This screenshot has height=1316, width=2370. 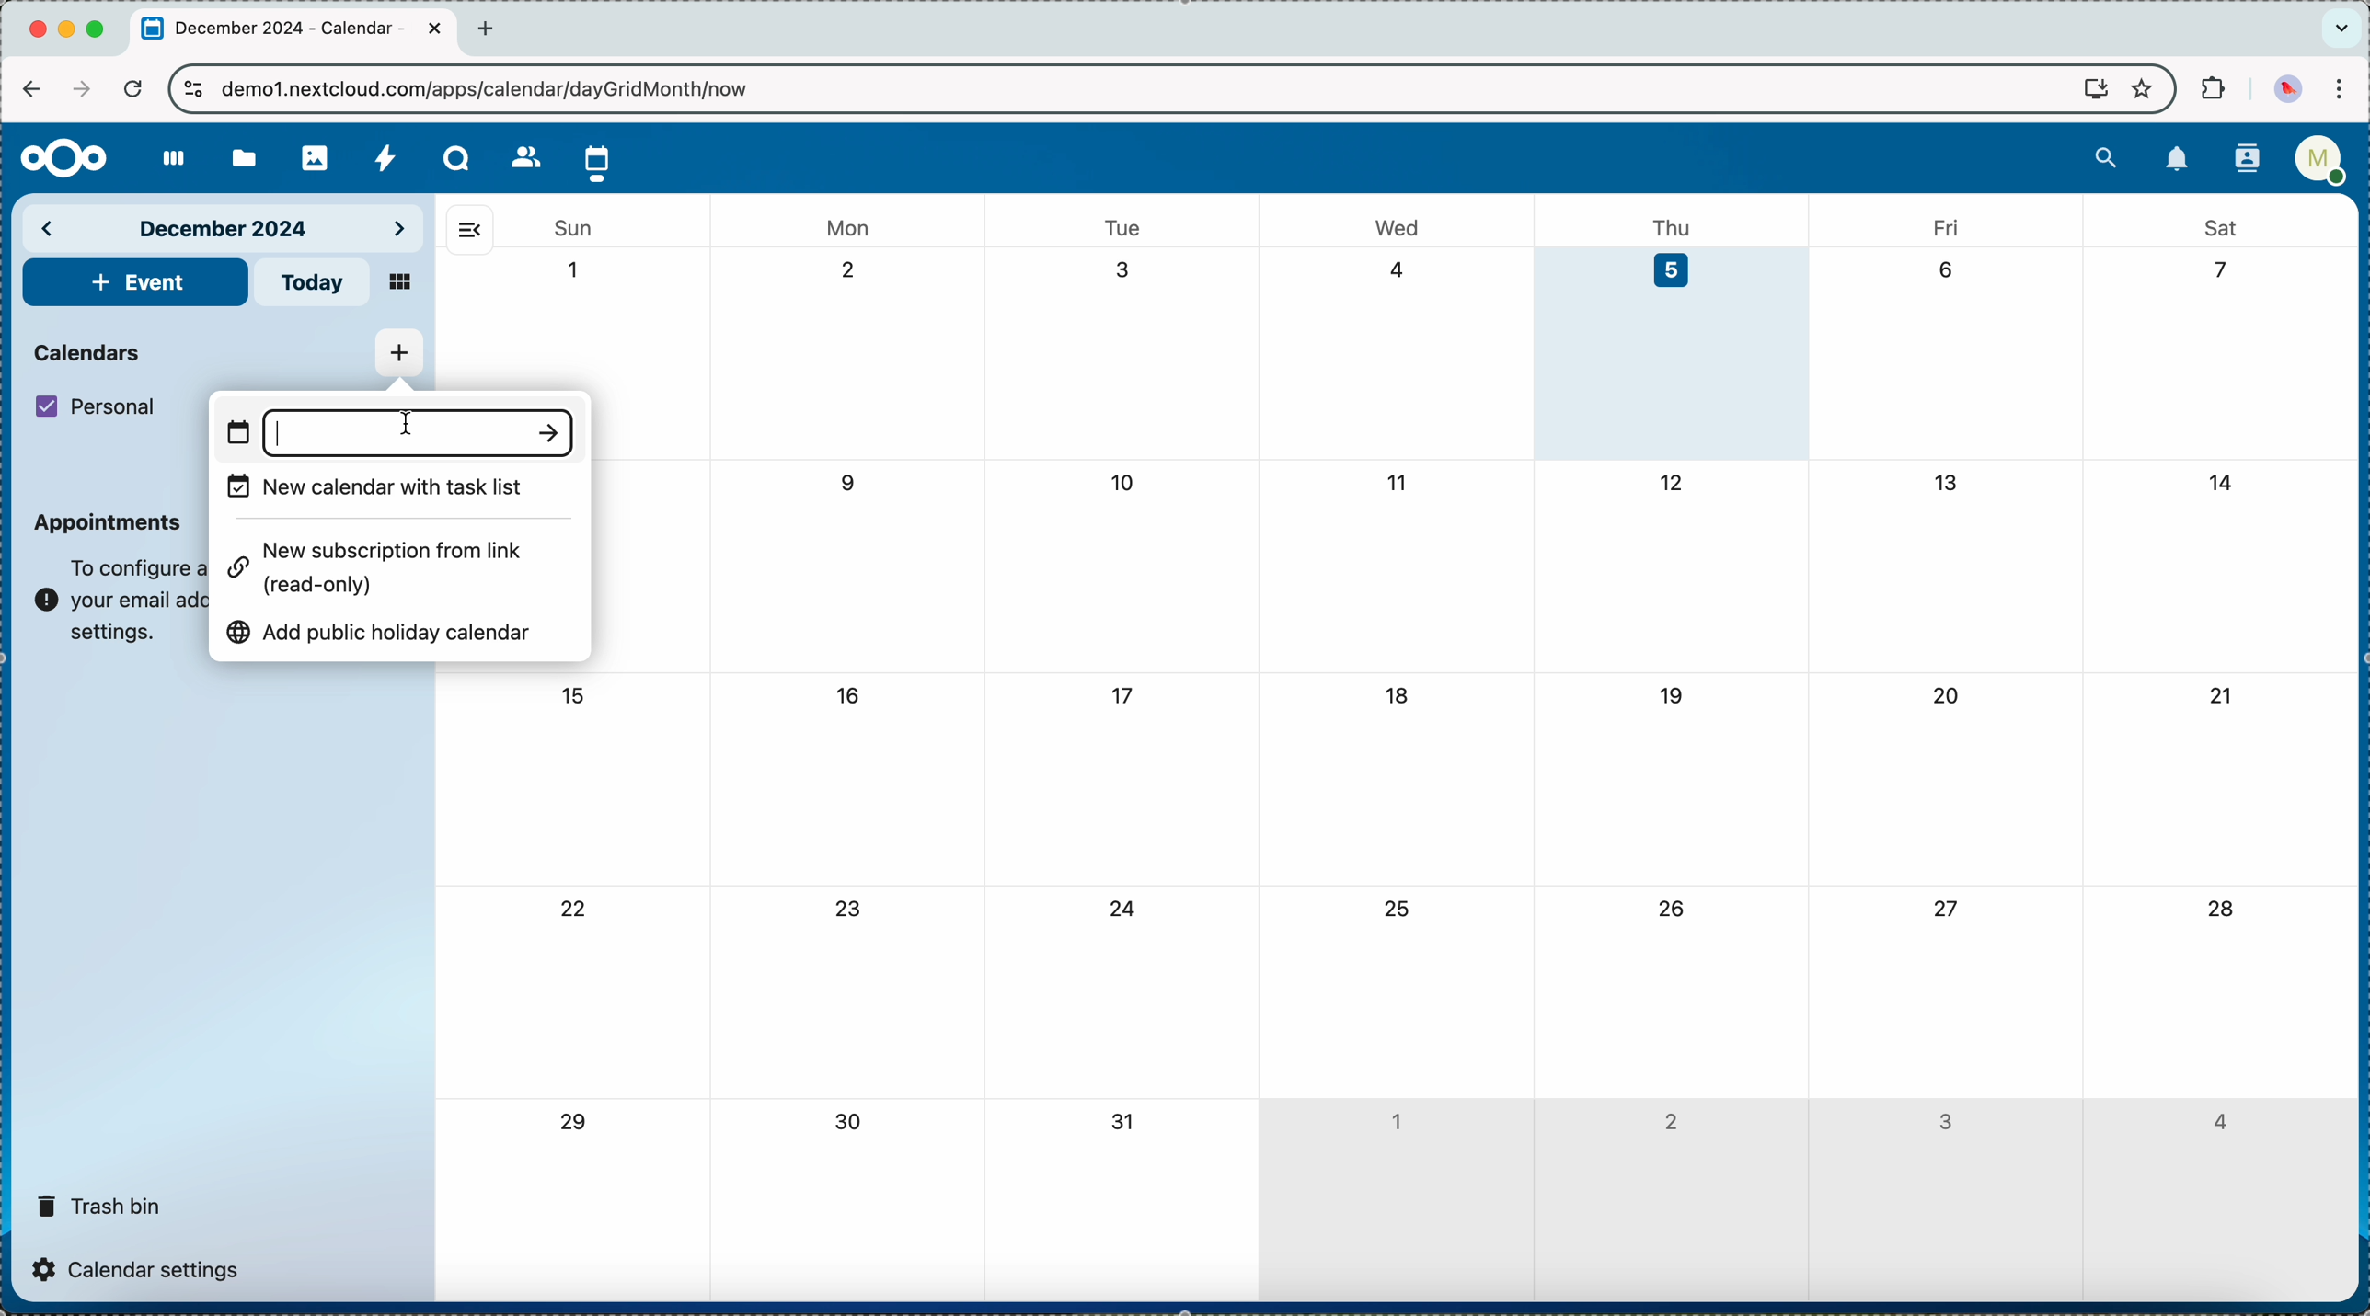 What do you see at coordinates (598, 160) in the screenshot?
I see `click on calendar` at bounding box center [598, 160].